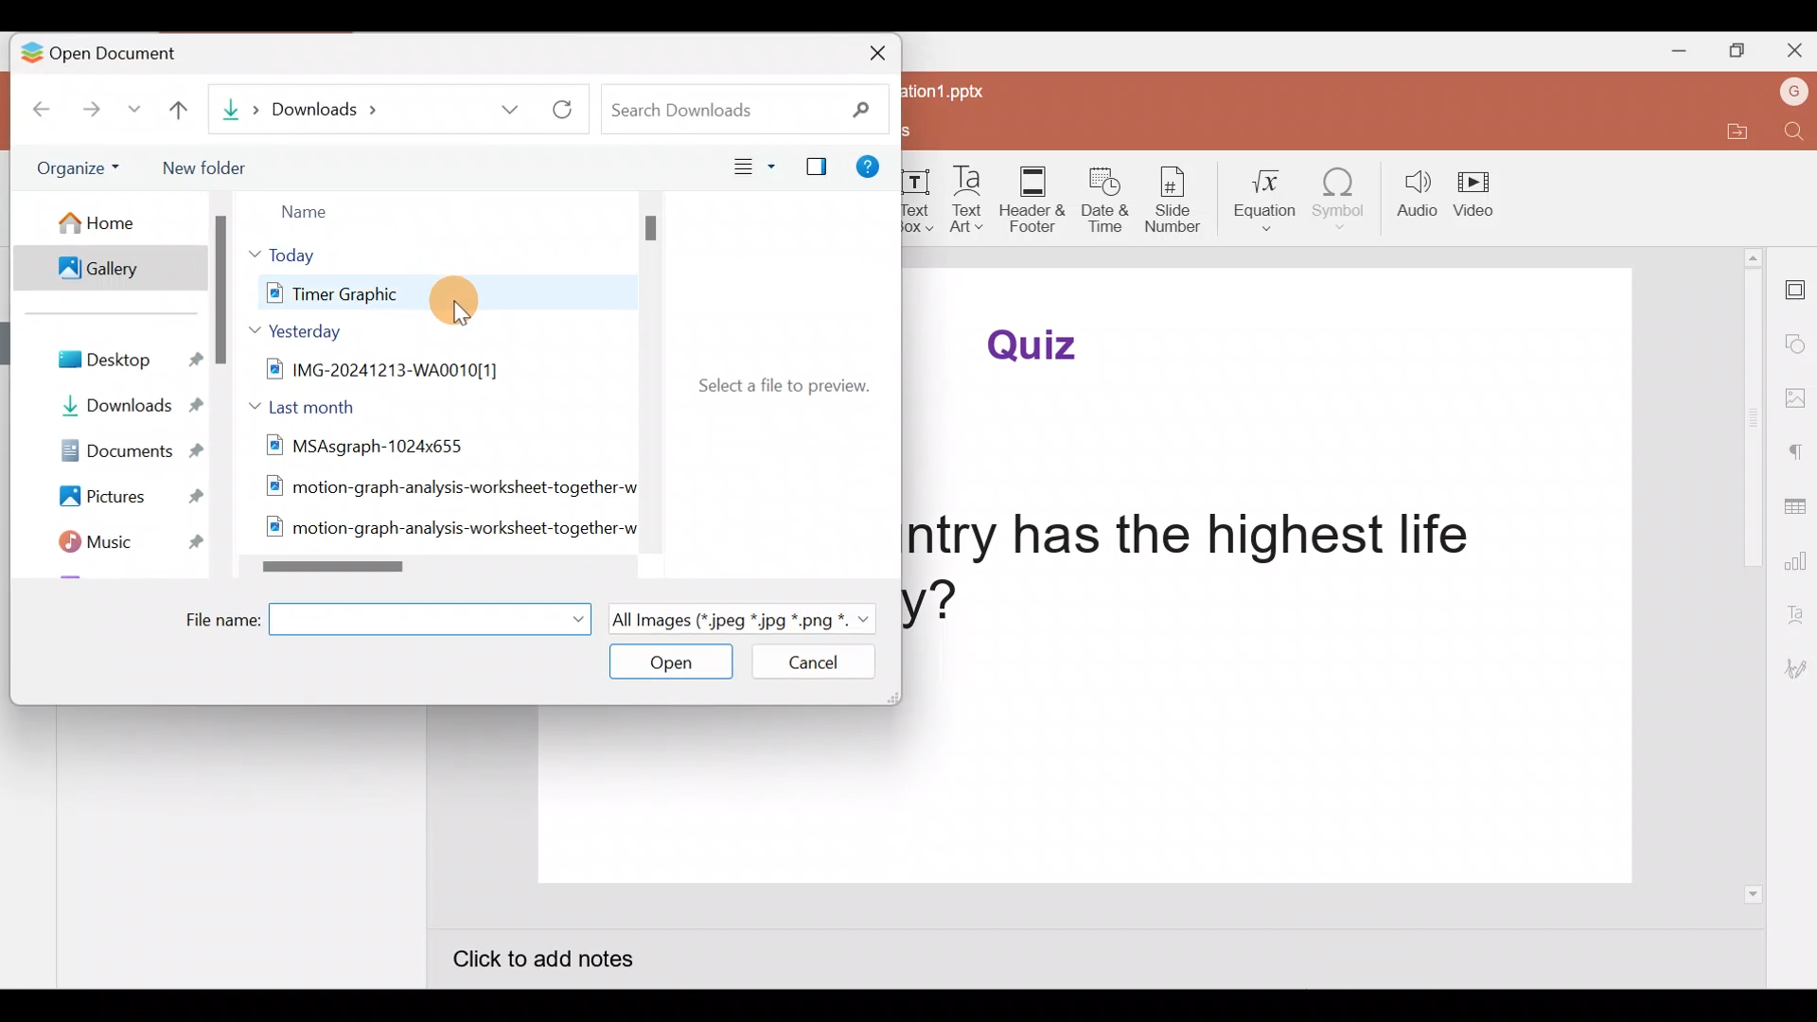  I want to click on Maximize, so click(1737, 49).